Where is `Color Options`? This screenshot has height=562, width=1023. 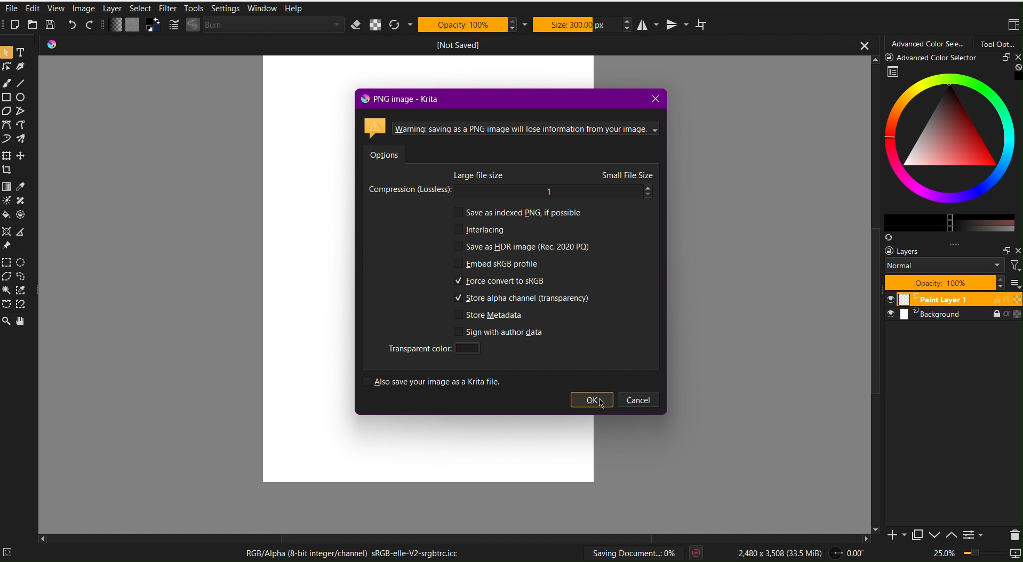
Color Options is located at coordinates (15, 200).